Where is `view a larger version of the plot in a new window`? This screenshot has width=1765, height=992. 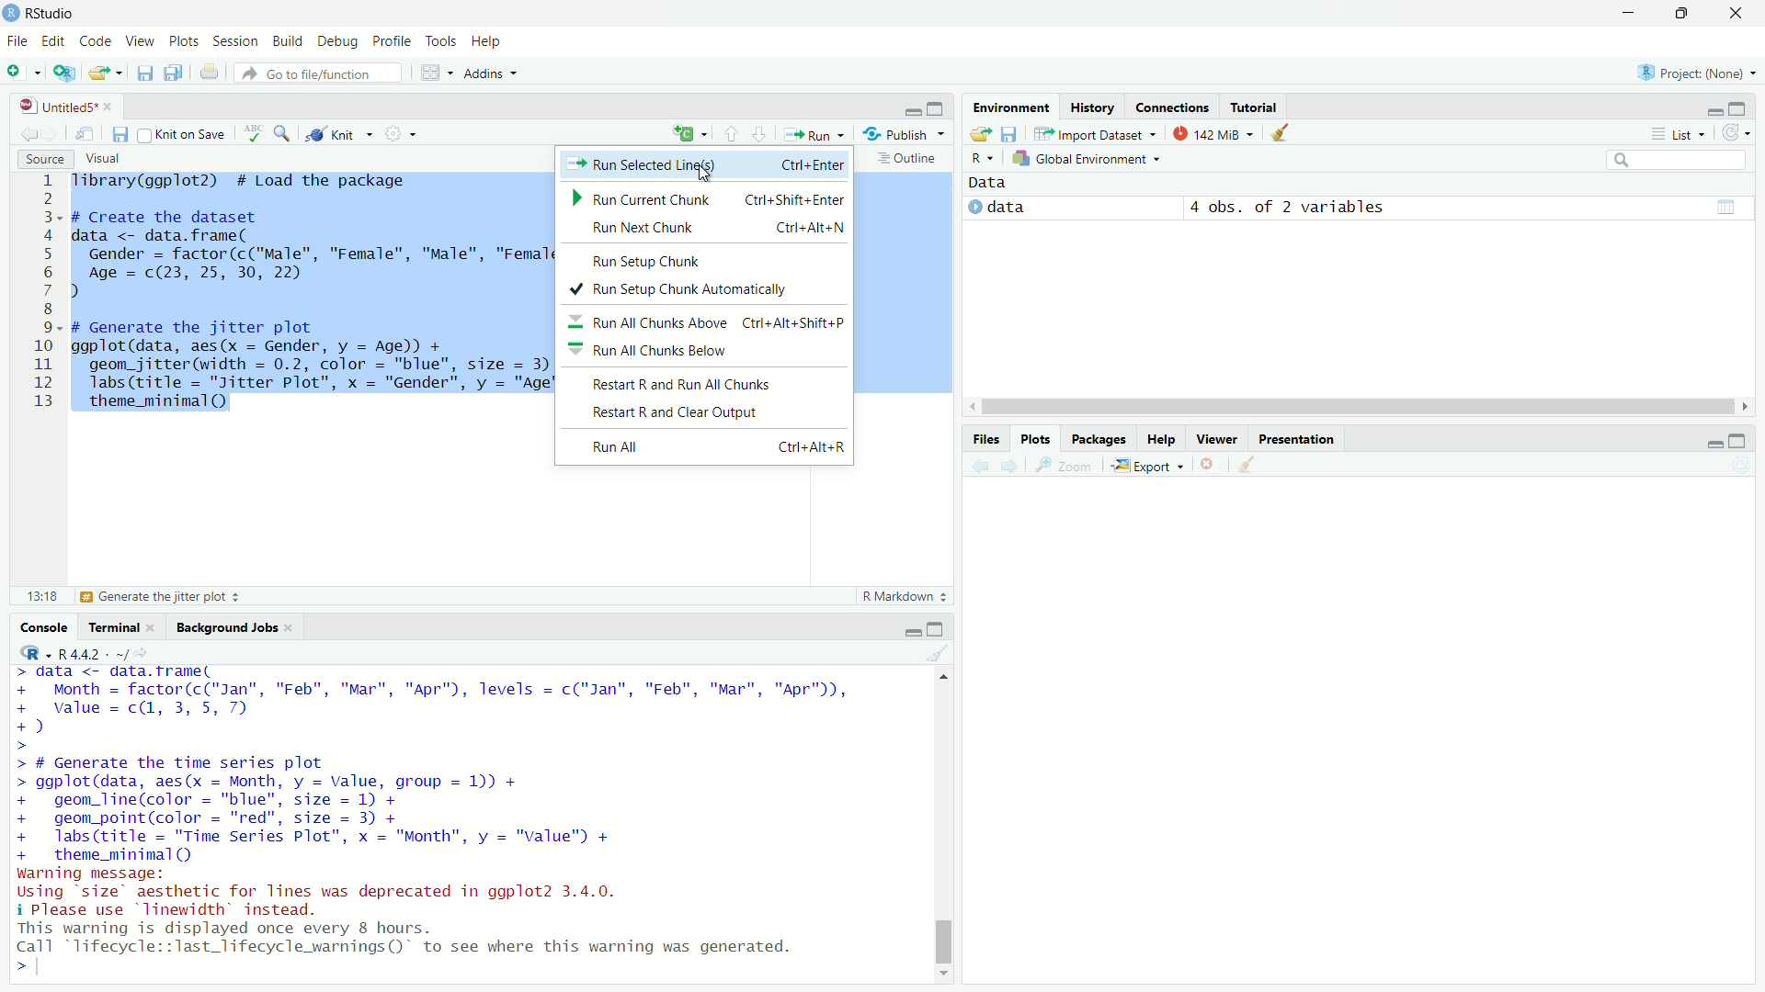
view a larger version of the plot in a new window is located at coordinates (1070, 467).